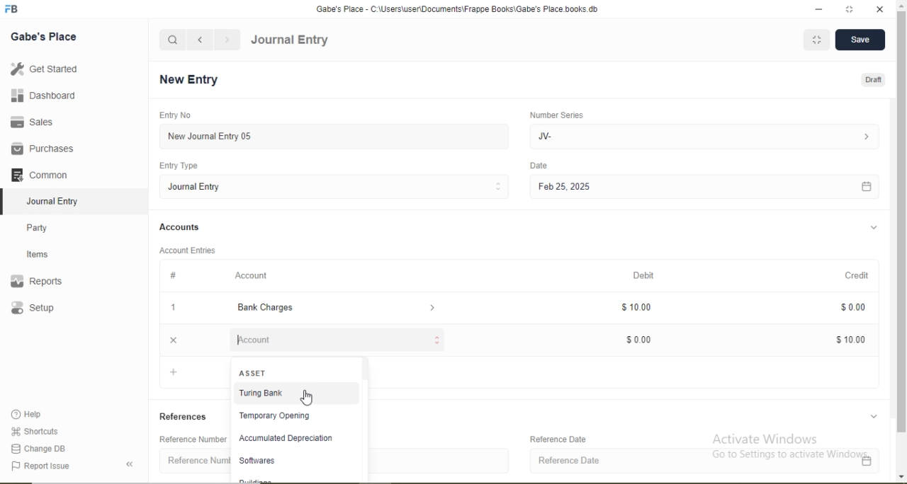 The image size is (907, 484). I want to click on Change DB, so click(39, 448).